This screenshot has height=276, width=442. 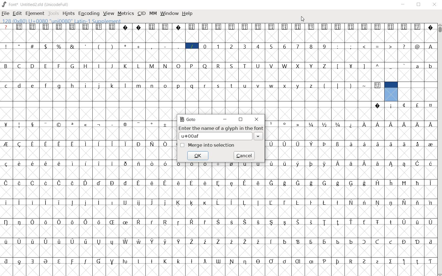 What do you see at coordinates (232, 26) in the screenshot?
I see `Symbol` at bounding box center [232, 26].